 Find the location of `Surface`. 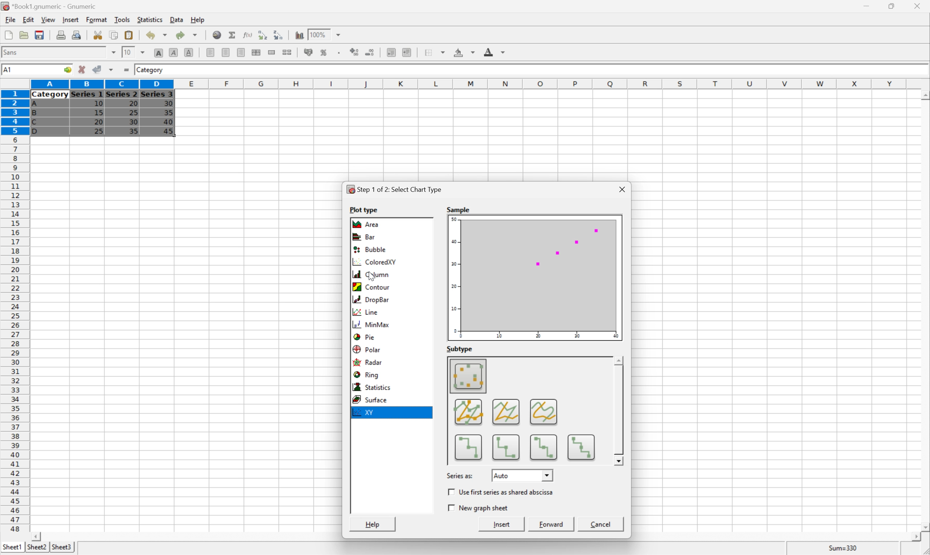

Surface is located at coordinates (370, 399).